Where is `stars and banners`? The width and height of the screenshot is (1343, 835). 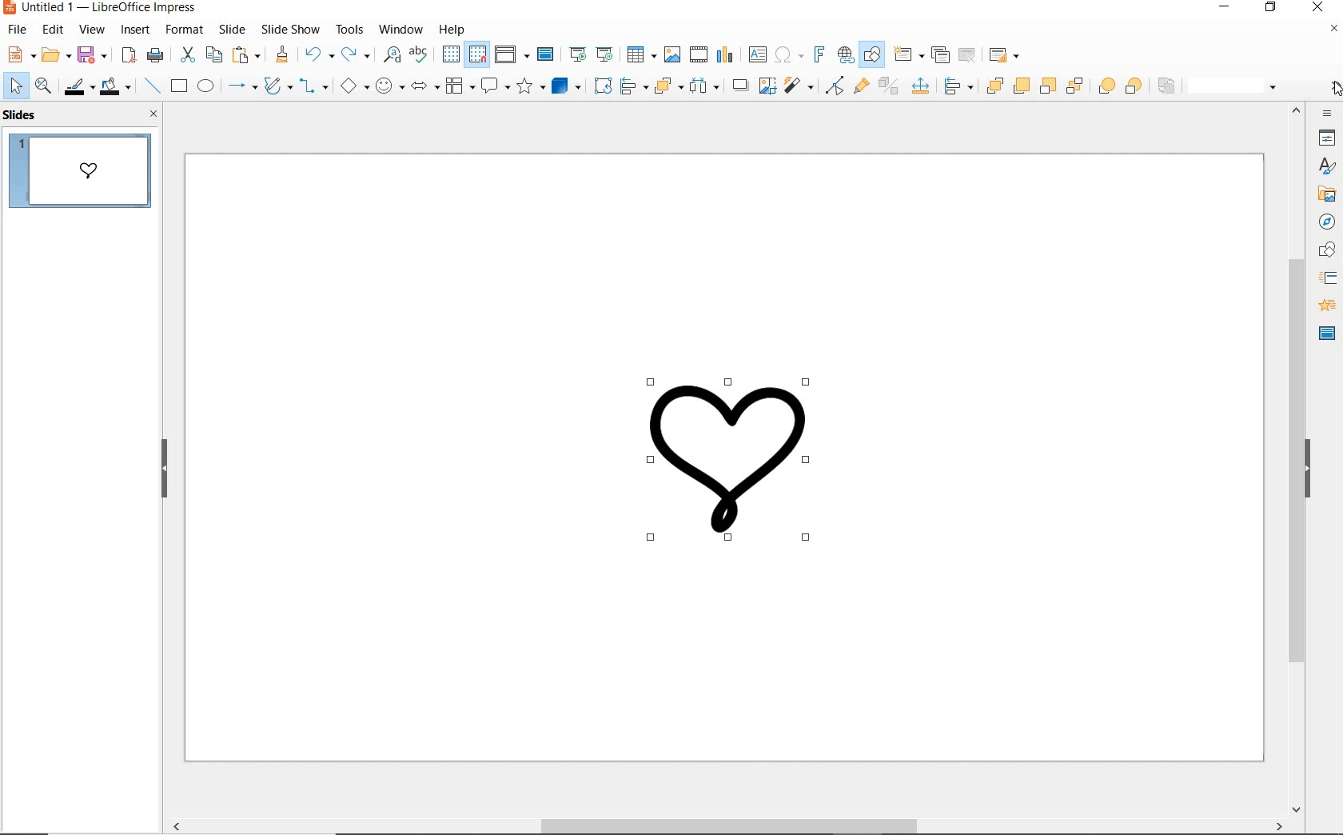 stars and banners is located at coordinates (529, 86).